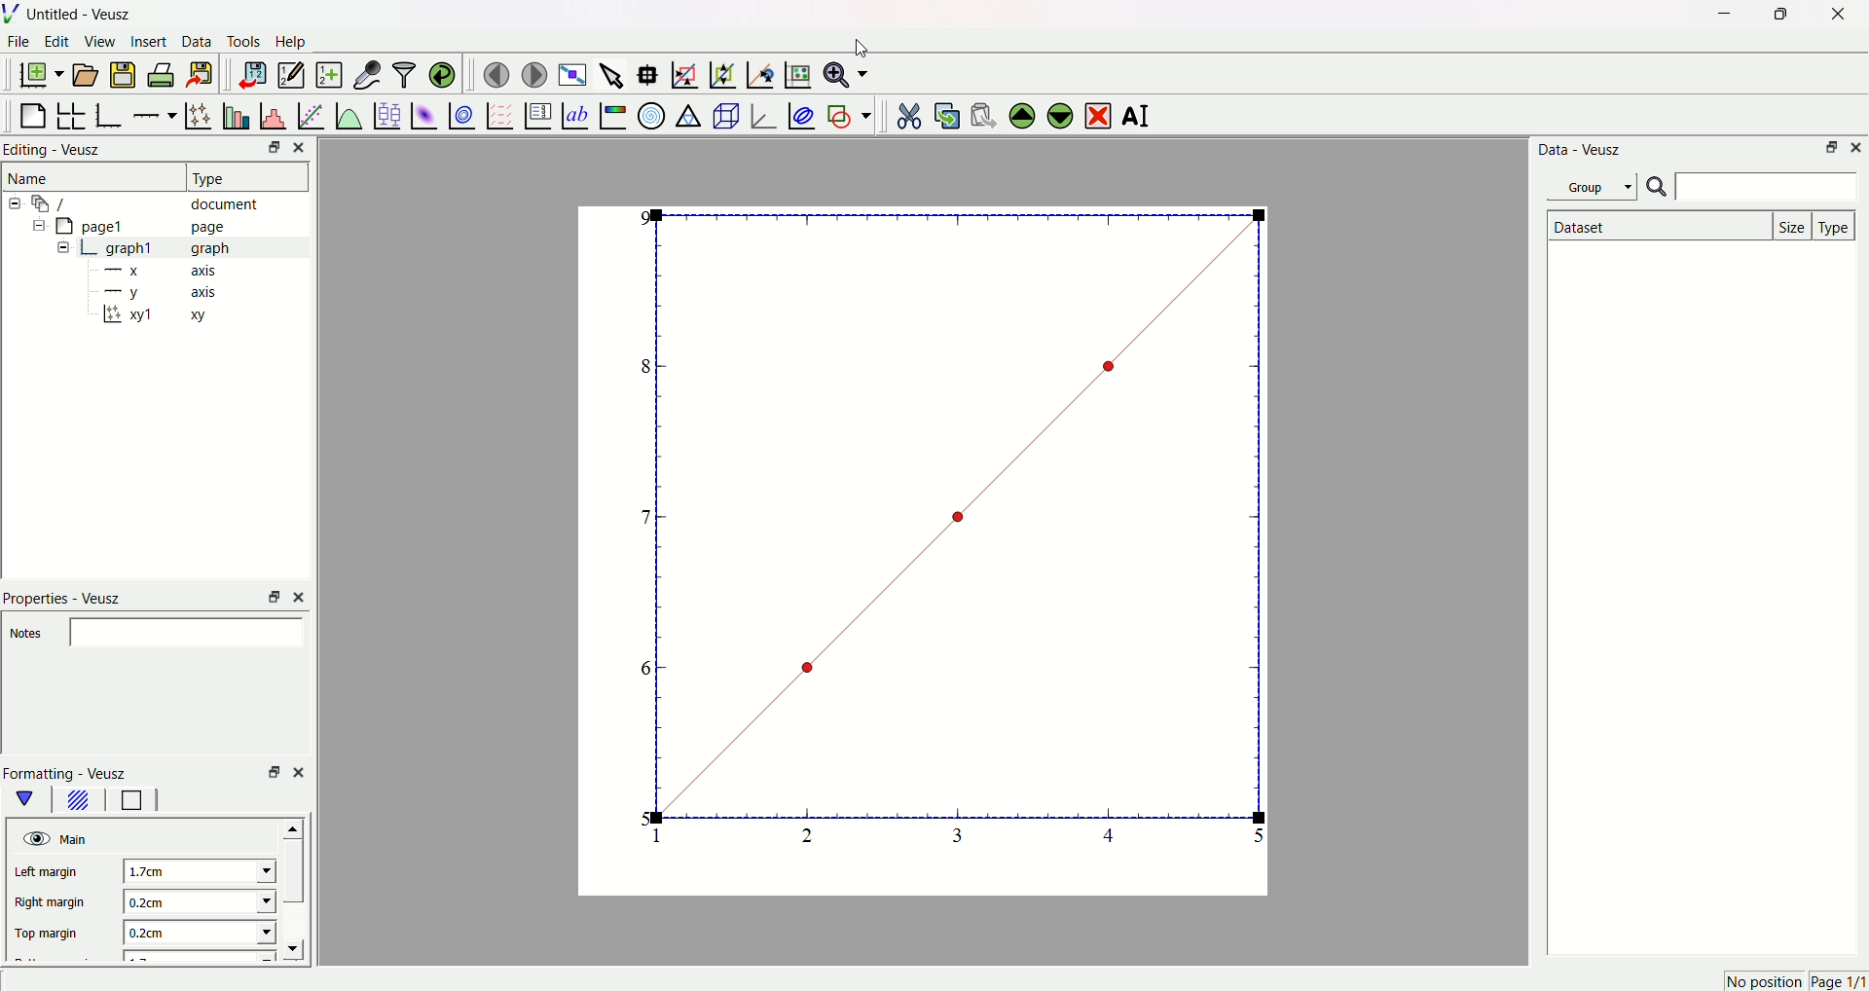  What do you see at coordinates (327, 75) in the screenshot?
I see `create new datasets` at bounding box center [327, 75].